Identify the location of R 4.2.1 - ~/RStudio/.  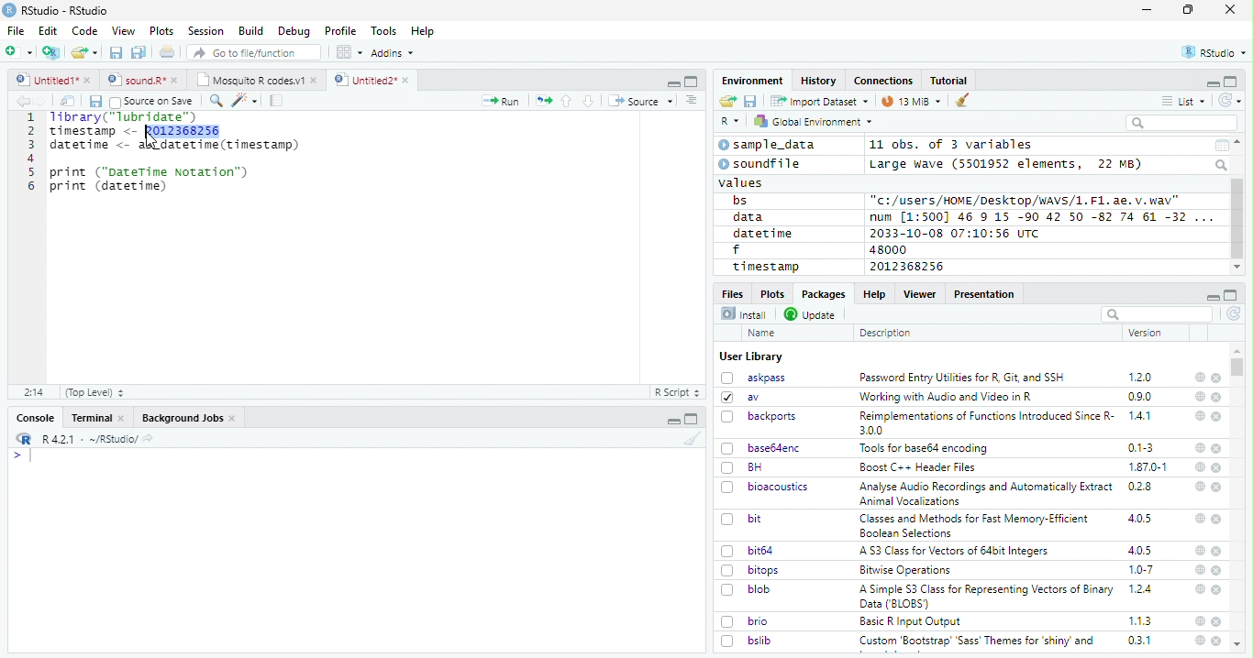
(87, 439).